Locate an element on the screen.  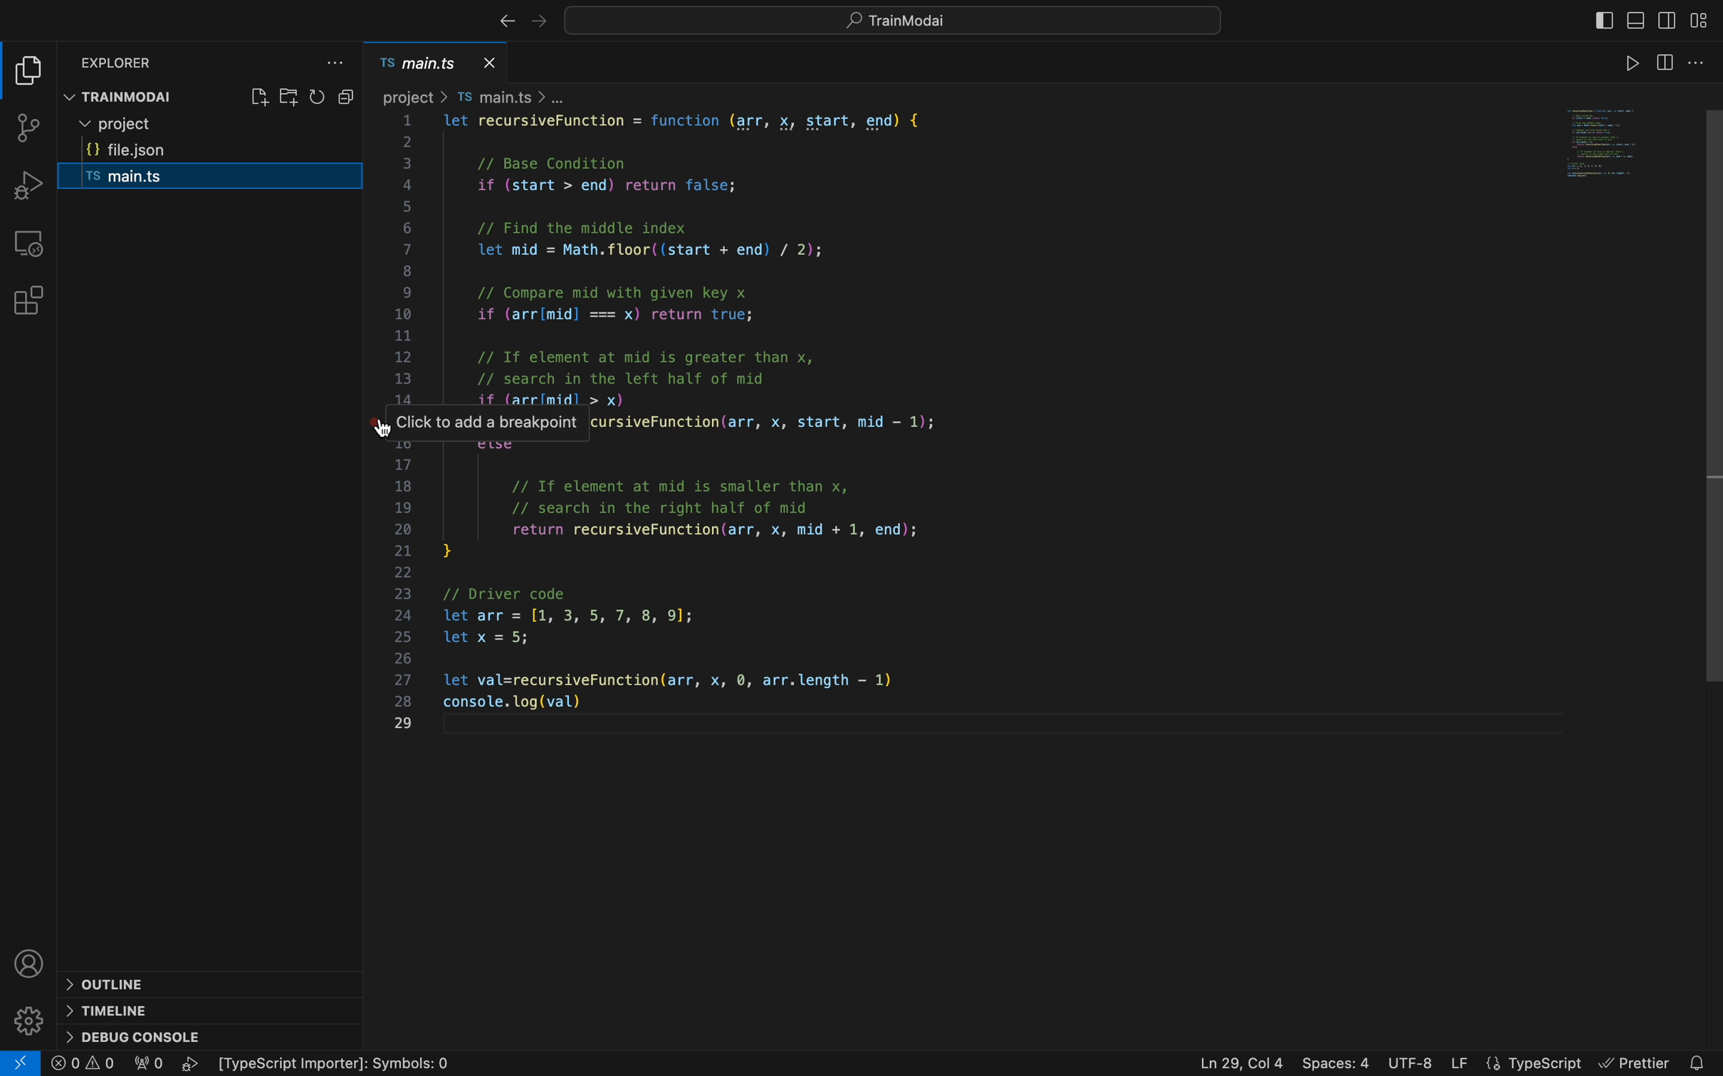
console is located at coordinates (155, 1033).